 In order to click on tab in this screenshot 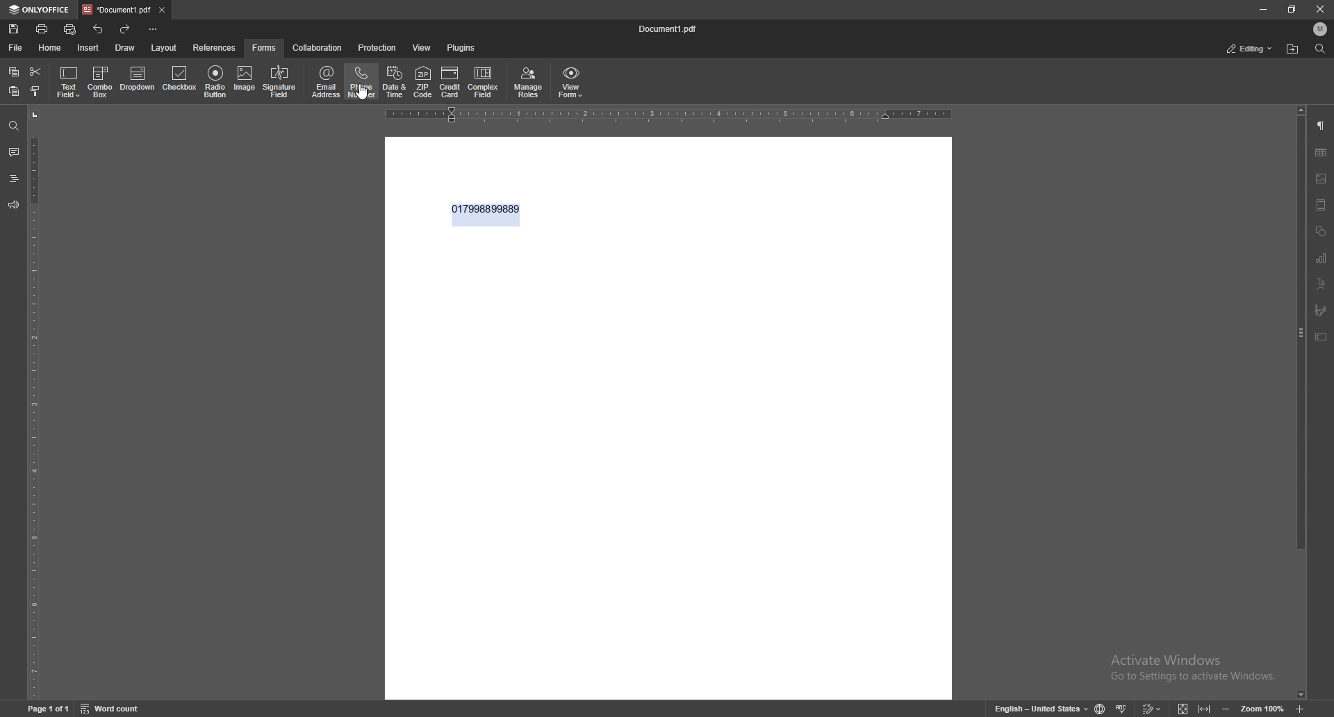, I will do `click(117, 10)`.